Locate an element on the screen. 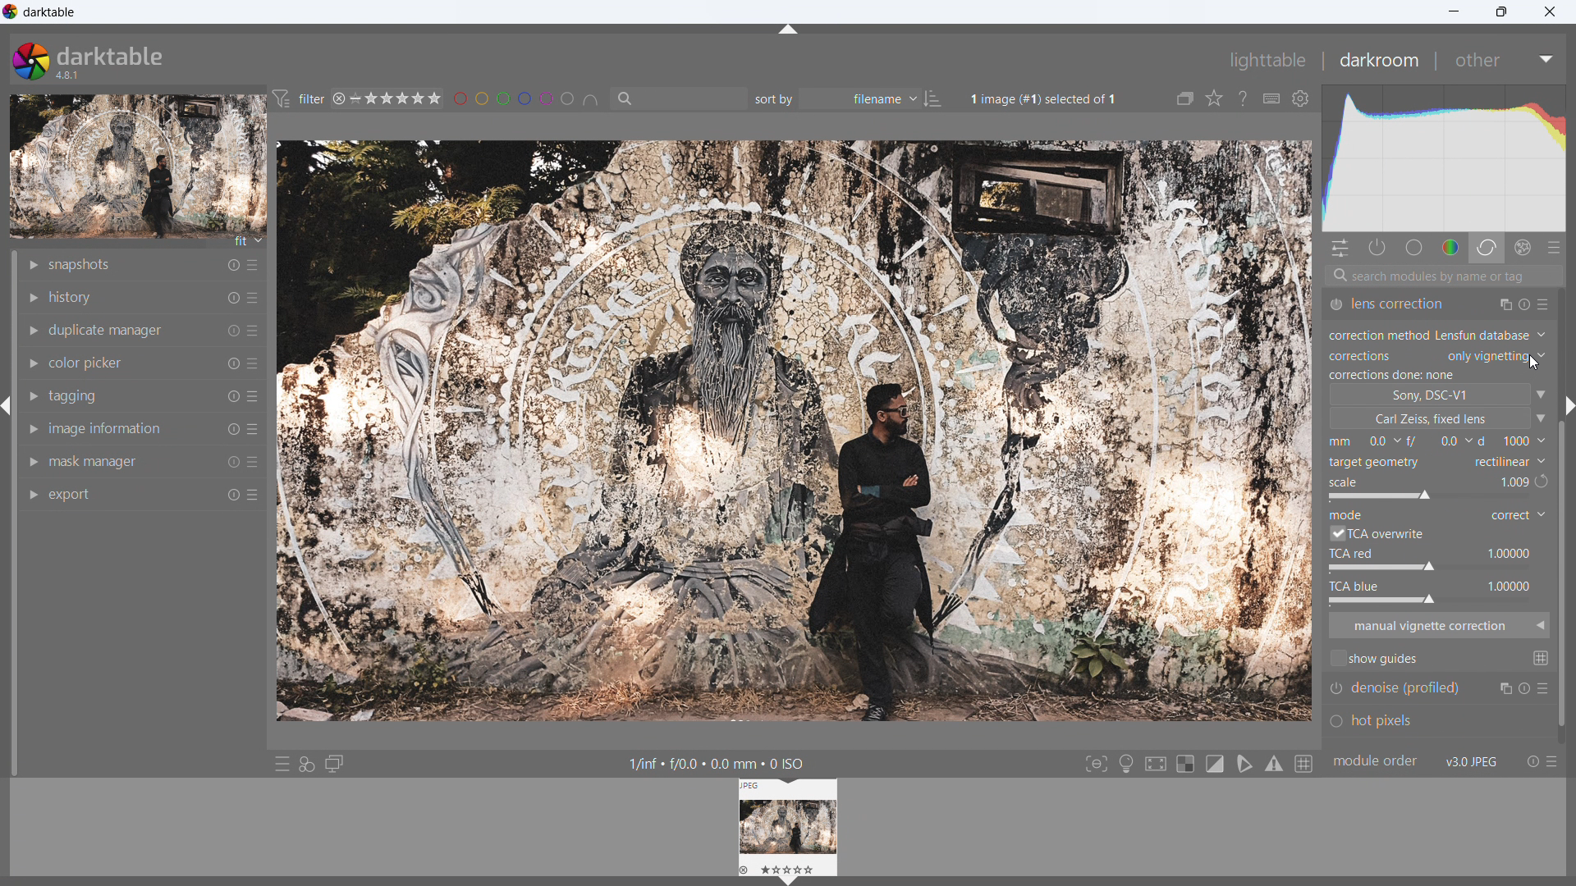  enable this and click on a control element to get online help is located at coordinates (1244, 98).